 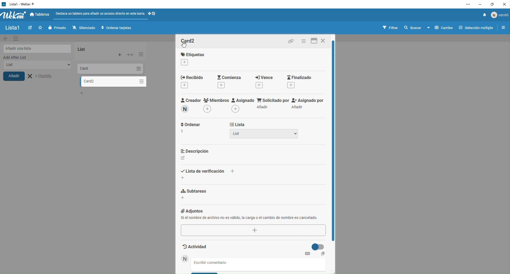 I want to click on Escribir comentario, so click(x=216, y=263).